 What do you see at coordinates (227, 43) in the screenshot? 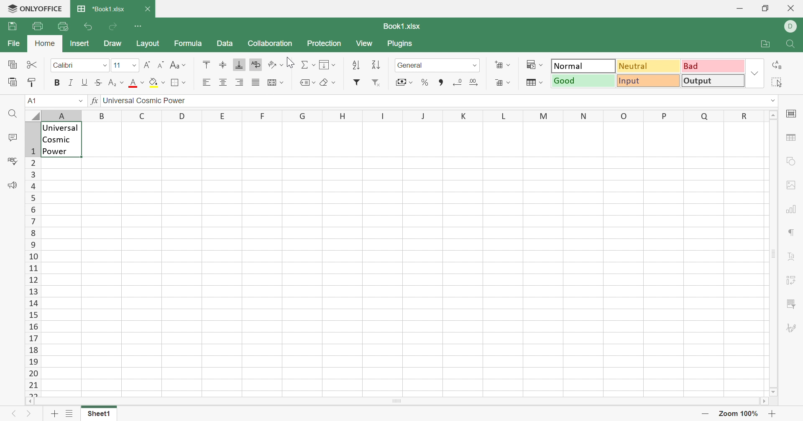
I see `Data` at bounding box center [227, 43].